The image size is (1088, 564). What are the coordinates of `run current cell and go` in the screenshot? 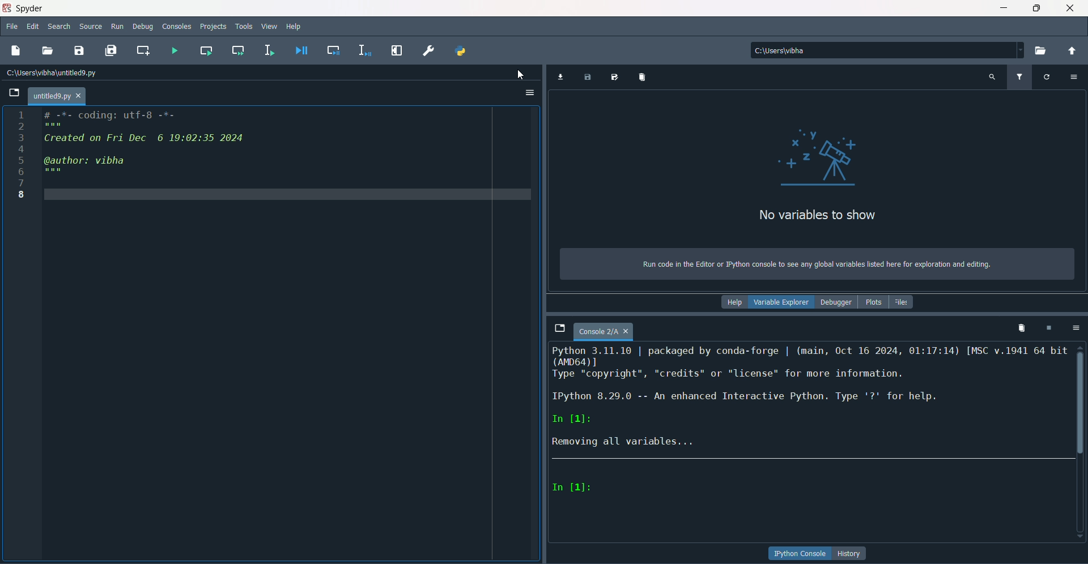 It's located at (237, 50).